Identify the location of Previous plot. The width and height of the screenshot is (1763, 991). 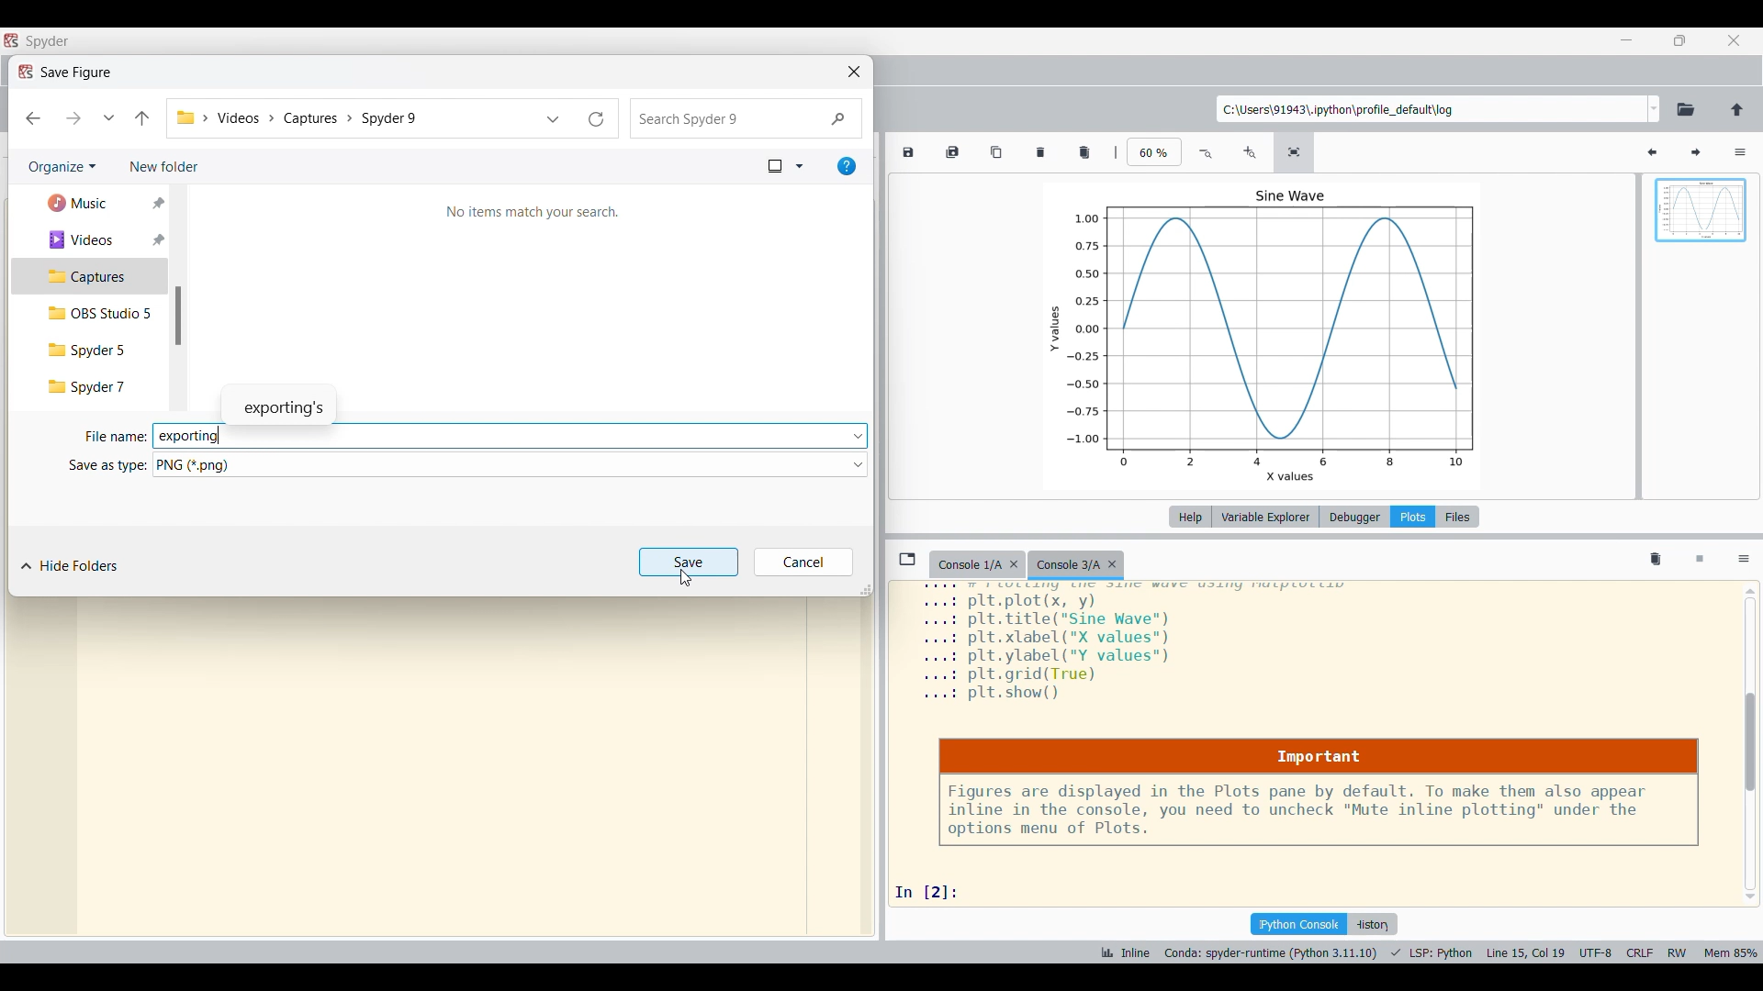
(1652, 153).